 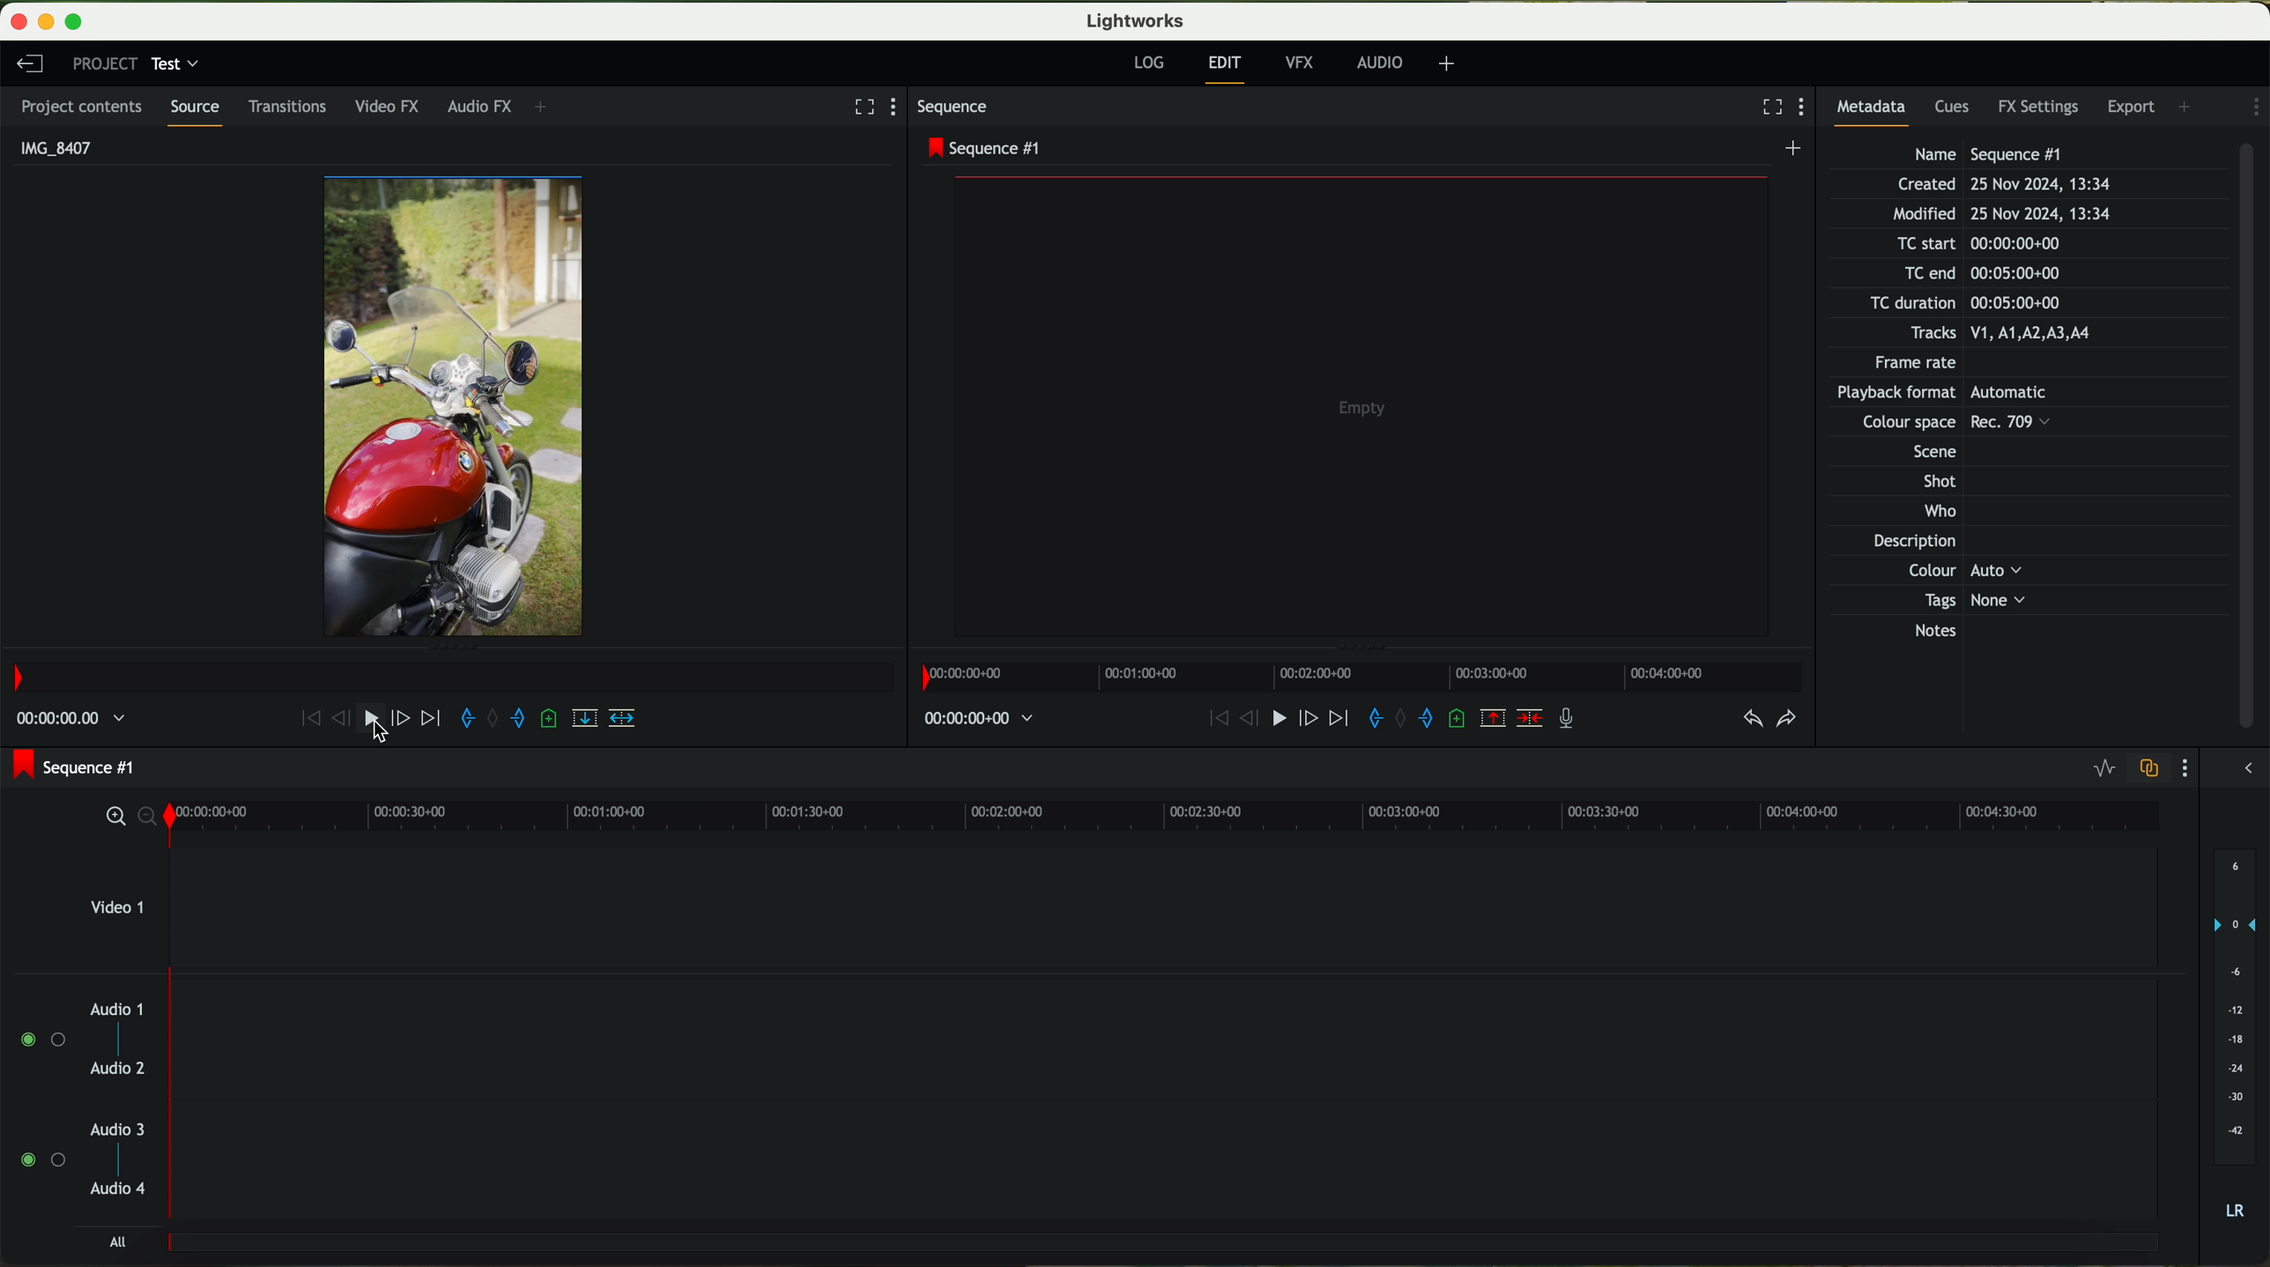 What do you see at coordinates (16, 21) in the screenshot?
I see `close program` at bounding box center [16, 21].